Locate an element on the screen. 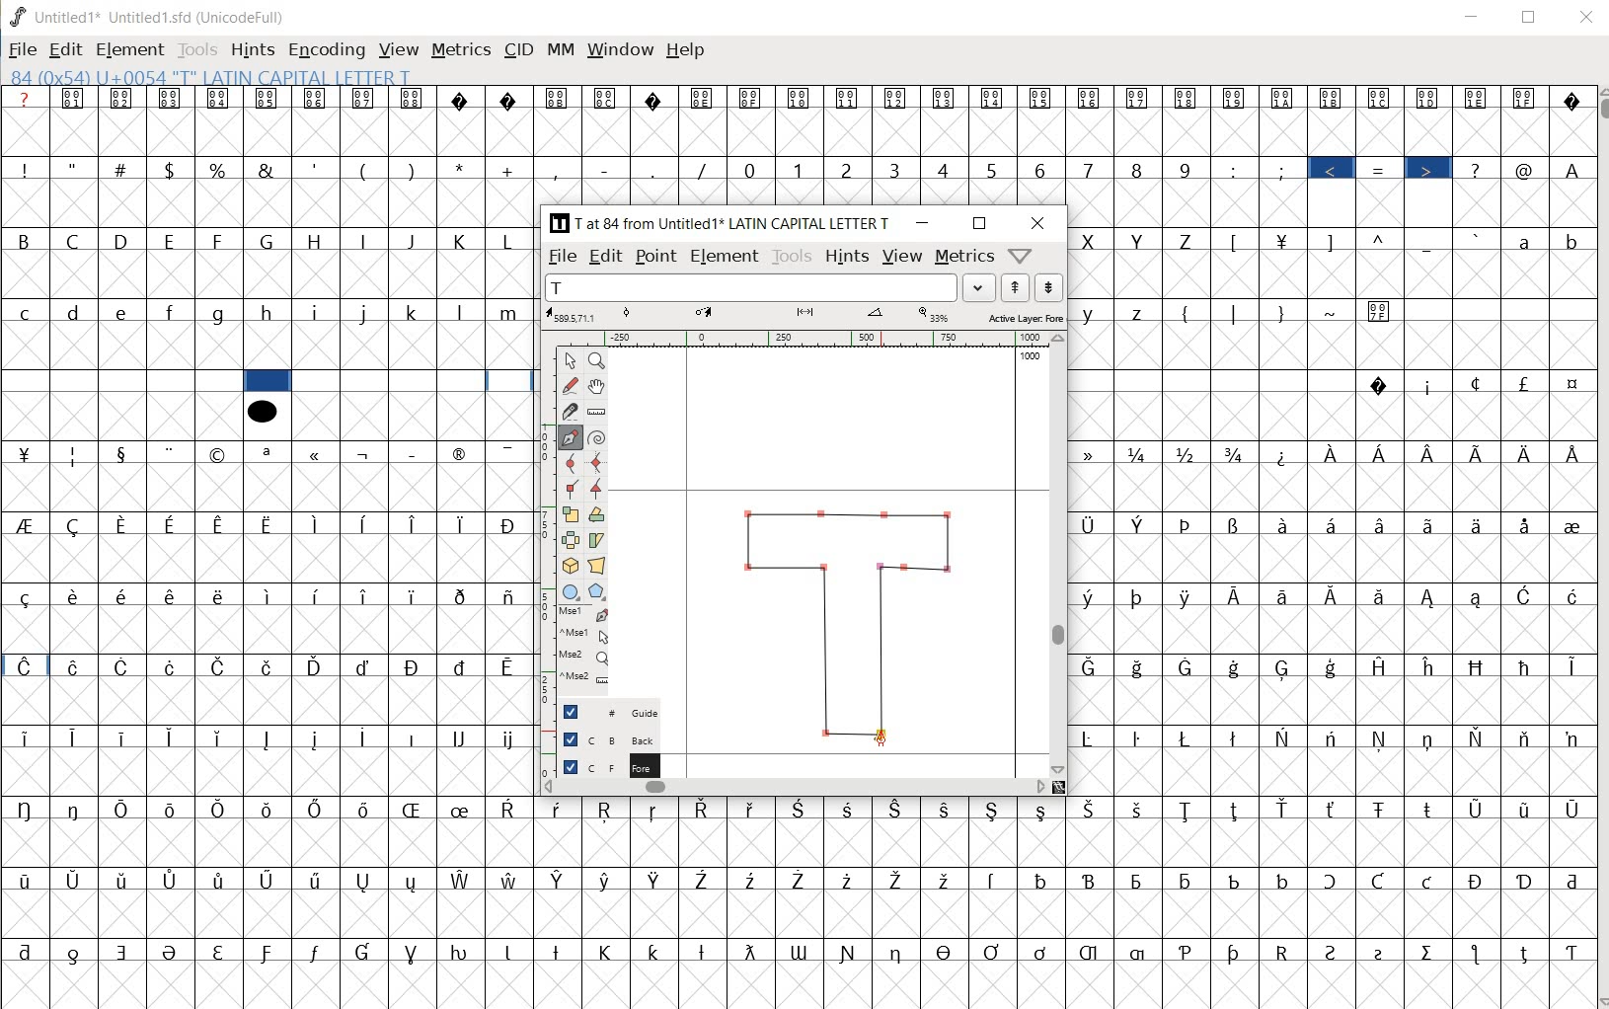 The height and width of the screenshot is (1009, 1609). empty spaces is located at coordinates (413, 381).